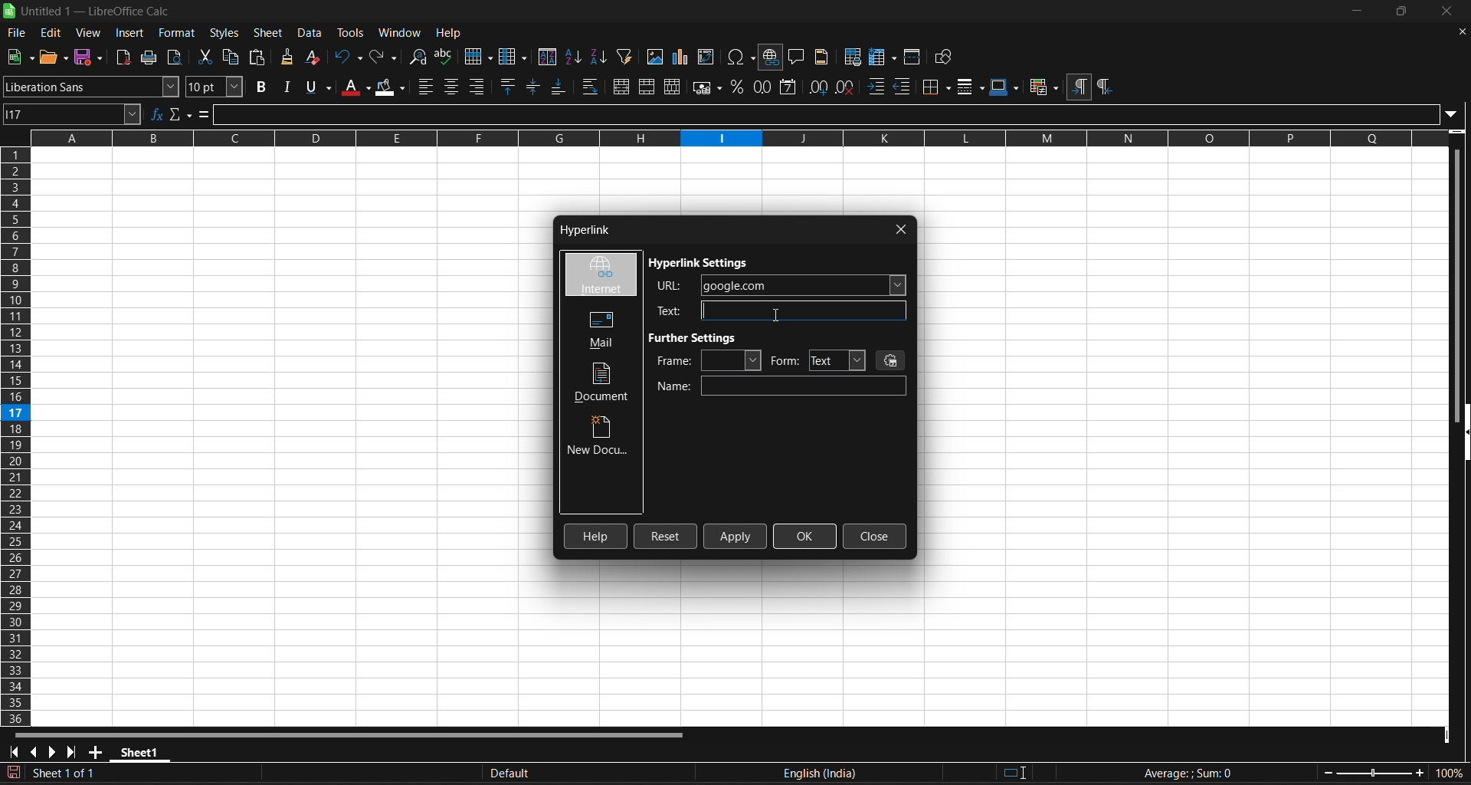  I want to click on scroll to first sheet, so click(13, 752).